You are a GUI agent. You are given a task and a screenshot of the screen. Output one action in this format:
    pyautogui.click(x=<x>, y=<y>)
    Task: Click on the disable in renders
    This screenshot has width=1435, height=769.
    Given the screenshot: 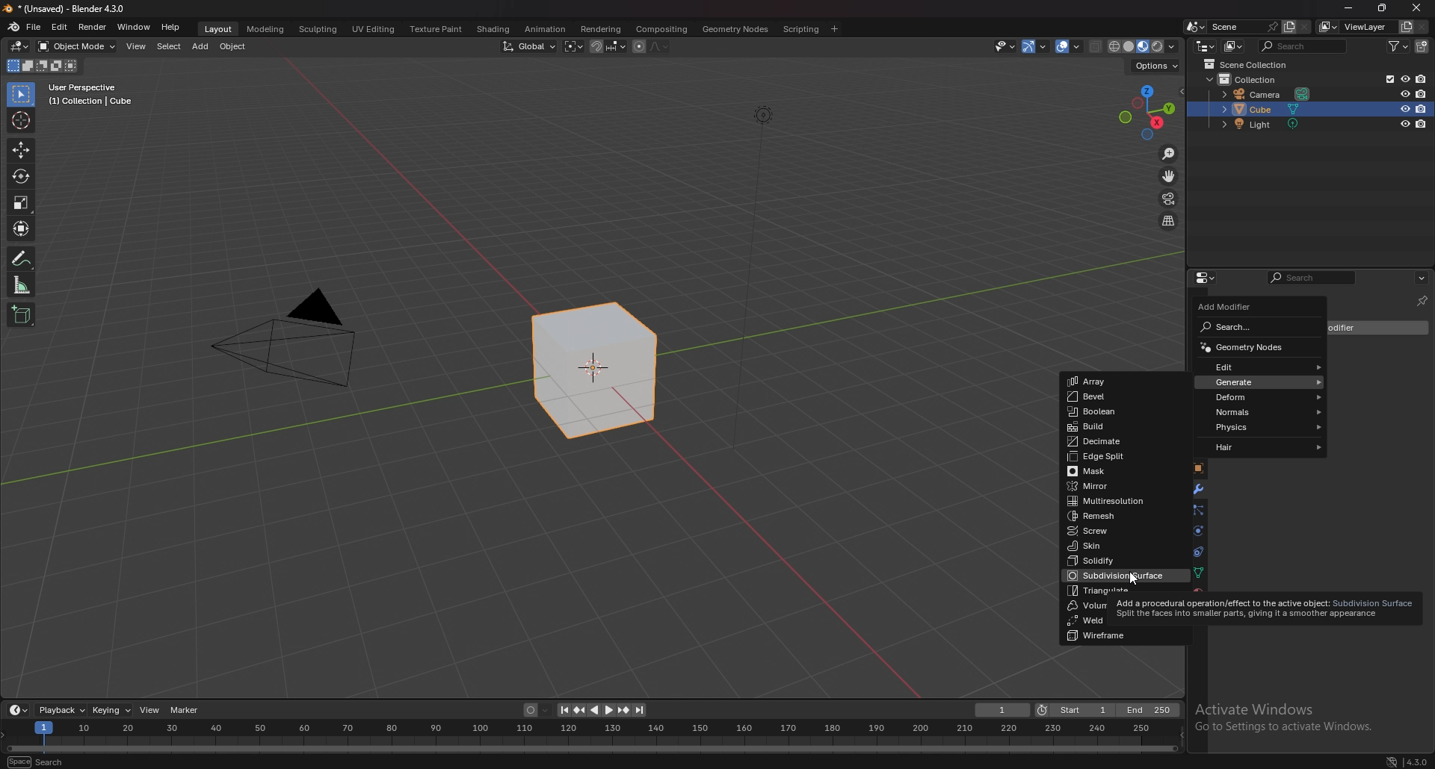 What is the action you would take?
    pyautogui.click(x=1422, y=79)
    